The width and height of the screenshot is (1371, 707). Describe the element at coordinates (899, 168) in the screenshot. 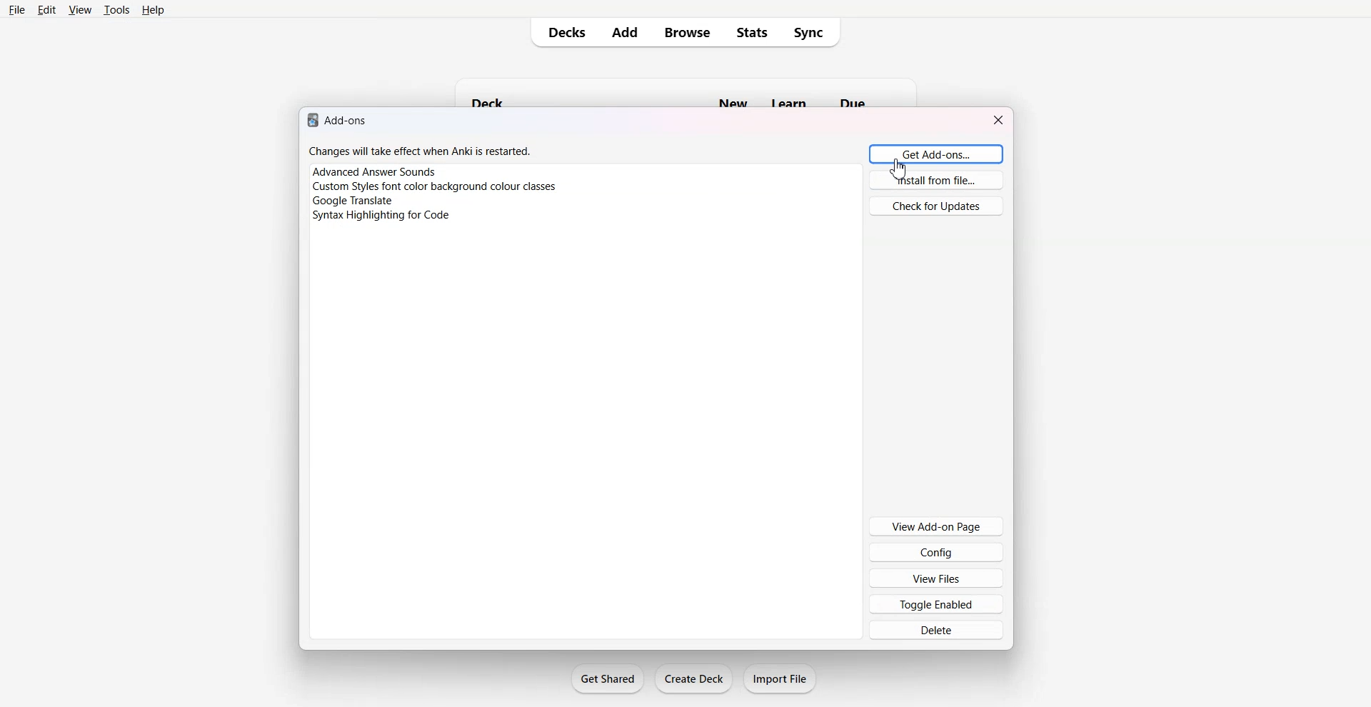

I see `cursor` at that location.